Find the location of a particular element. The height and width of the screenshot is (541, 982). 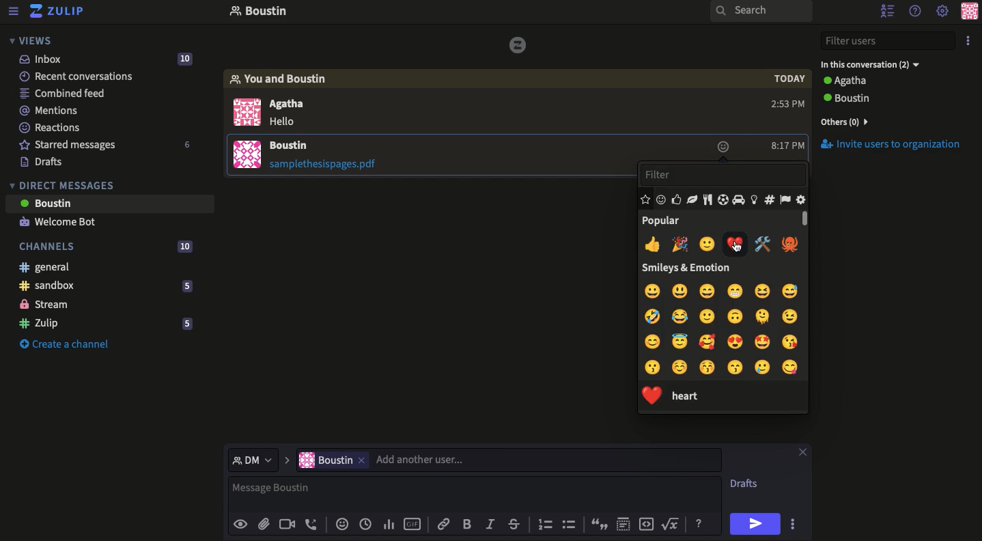

Settings is located at coordinates (942, 12).